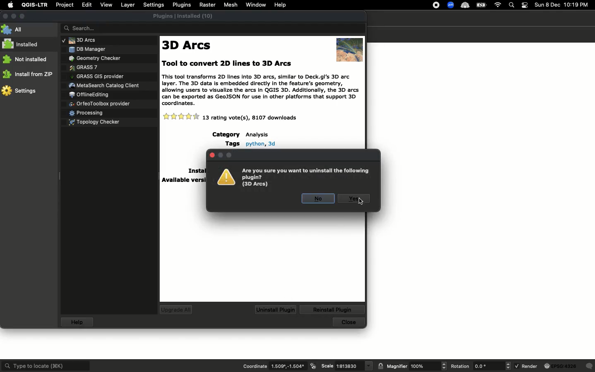 Image resolution: width=595 pixels, height=372 pixels. I want to click on Raster, so click(208, 5).